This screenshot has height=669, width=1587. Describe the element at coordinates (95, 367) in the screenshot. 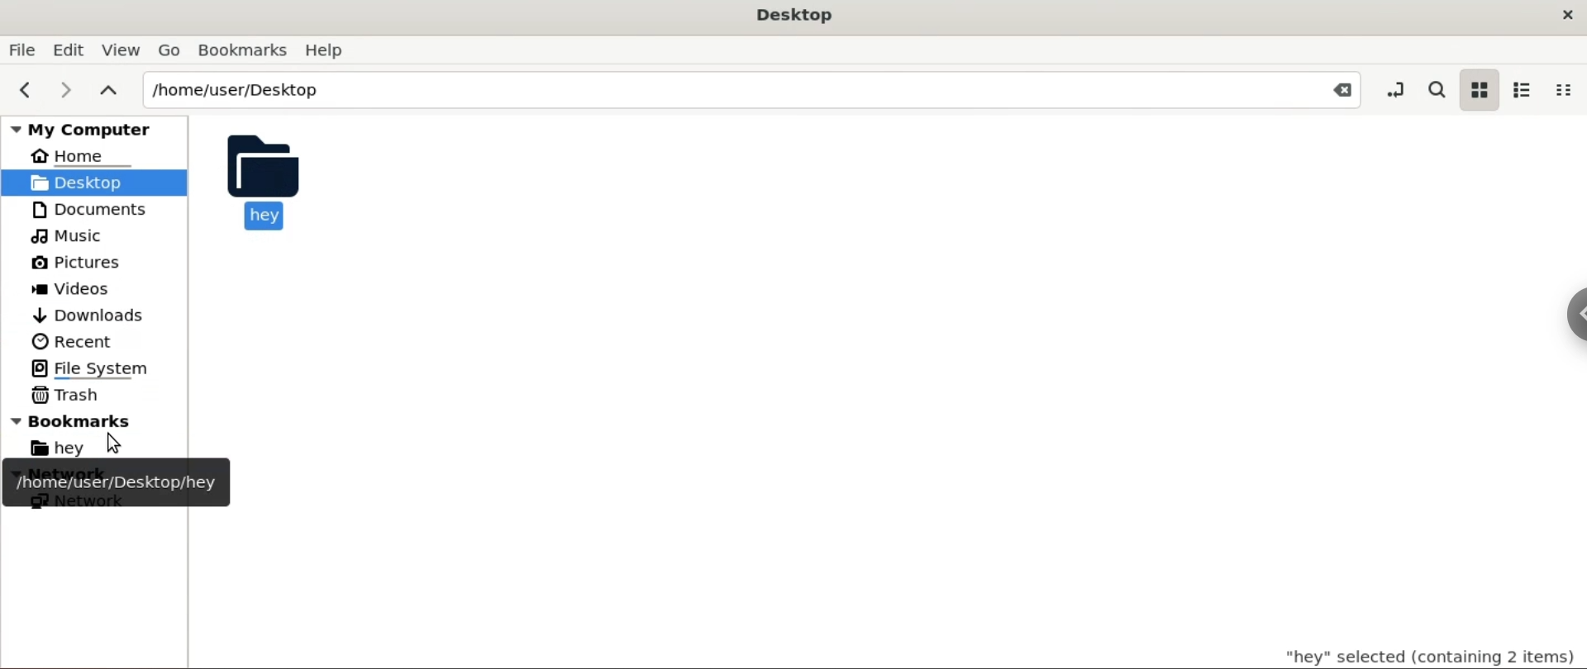

I see `File System` at that location.